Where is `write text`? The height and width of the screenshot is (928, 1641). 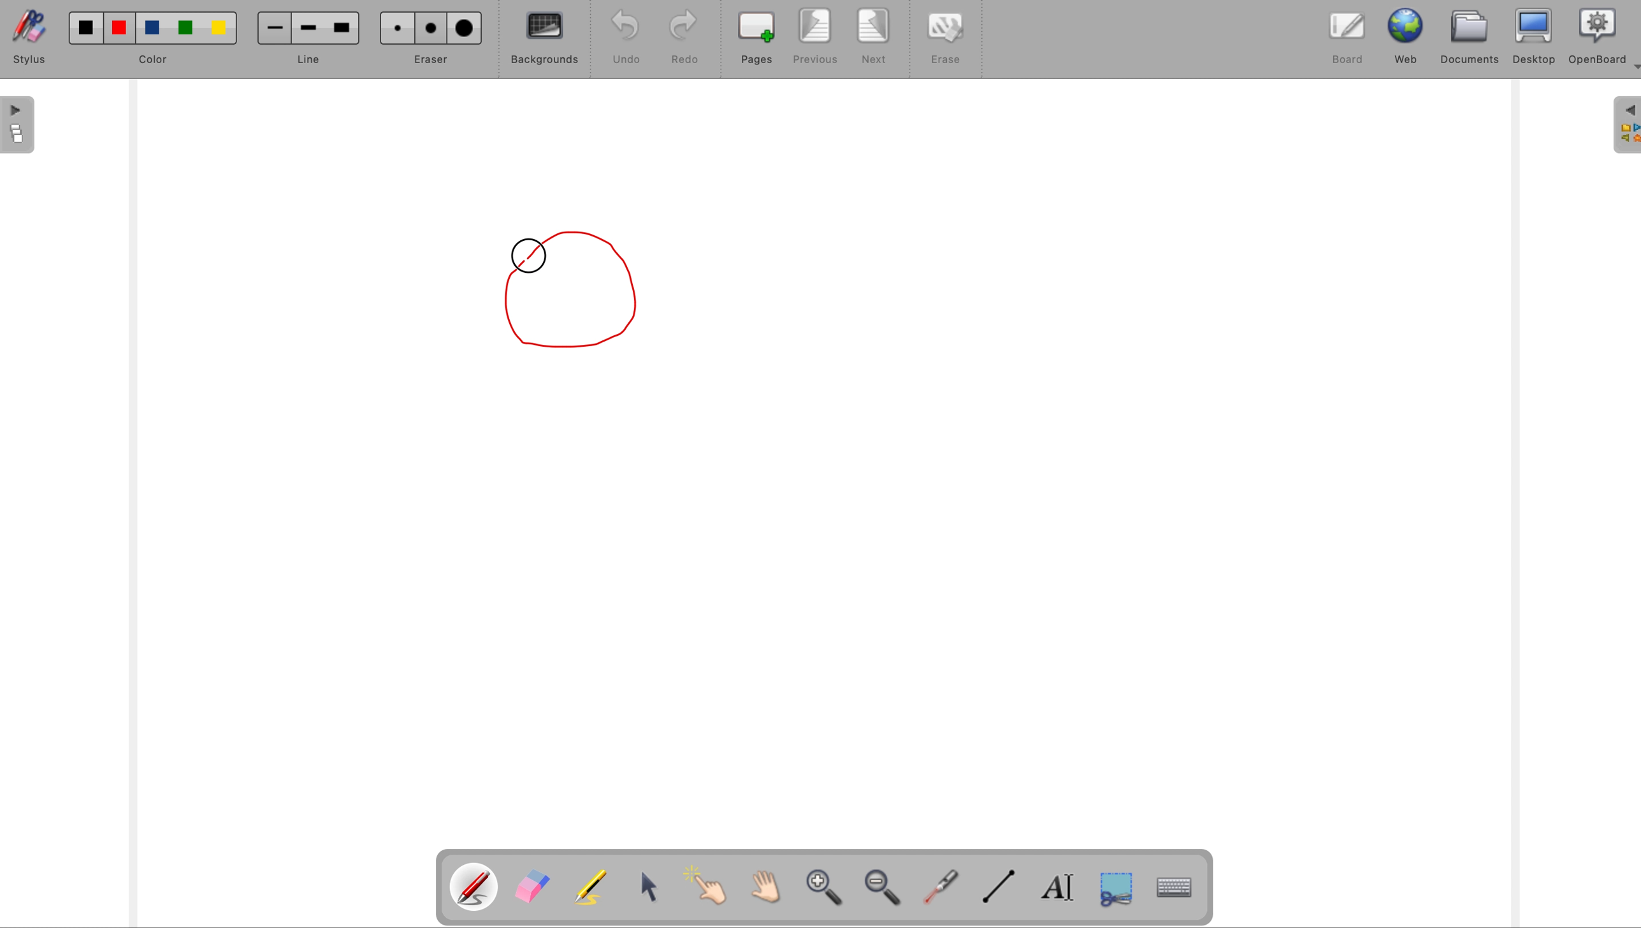
write text is located at coordinates (1060, 891).